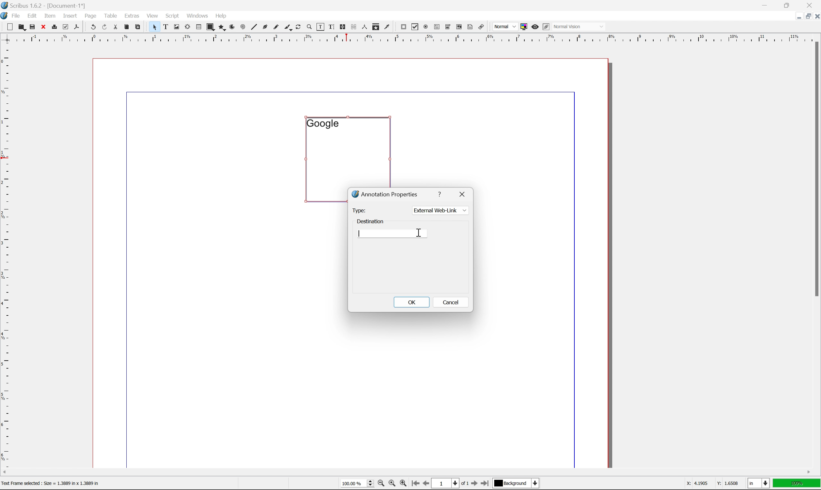  I want to click on calligraphy line, so click(288, 26).